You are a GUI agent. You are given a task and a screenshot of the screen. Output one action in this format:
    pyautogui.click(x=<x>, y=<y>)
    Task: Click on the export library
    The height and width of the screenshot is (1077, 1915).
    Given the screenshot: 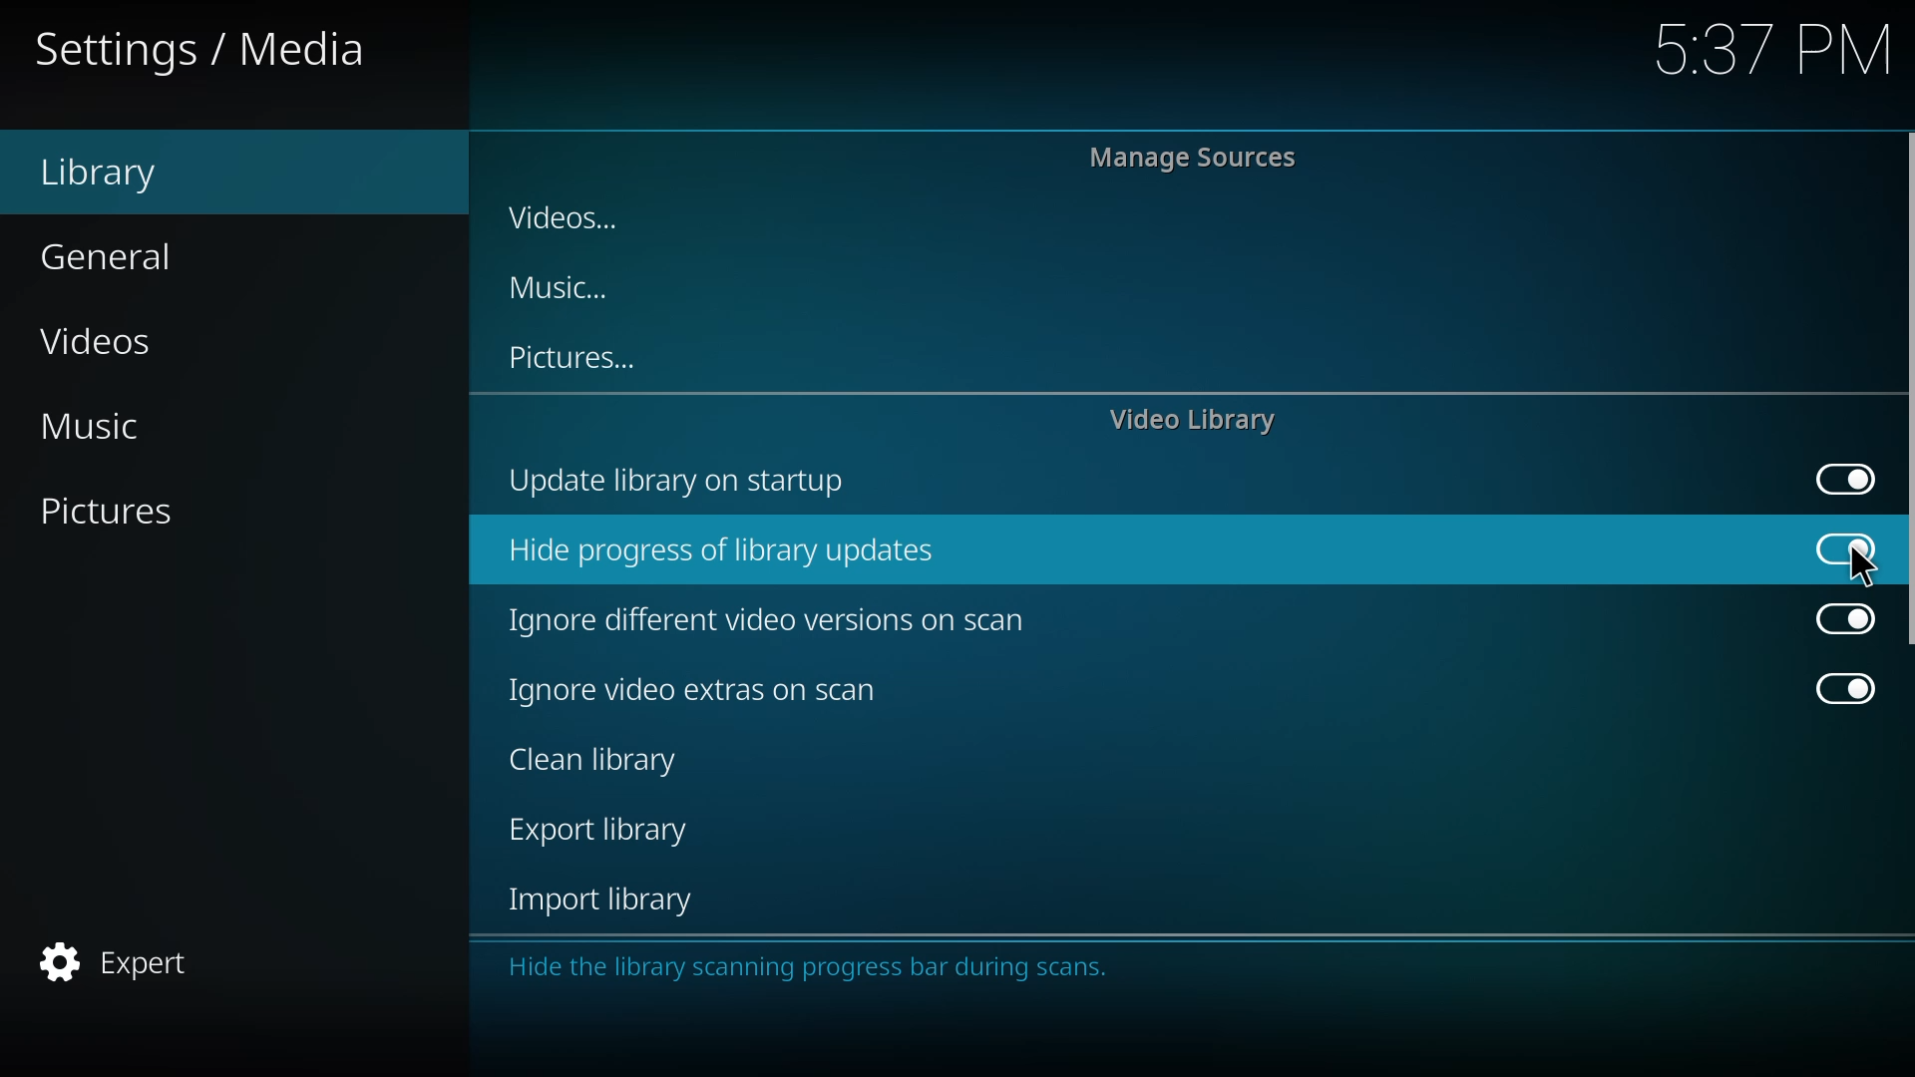 What is the action you would take?
    pyautogui.click(x=598, y=828)
    